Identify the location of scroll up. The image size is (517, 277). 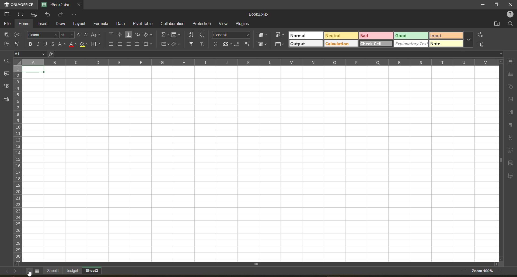
(499, 62).